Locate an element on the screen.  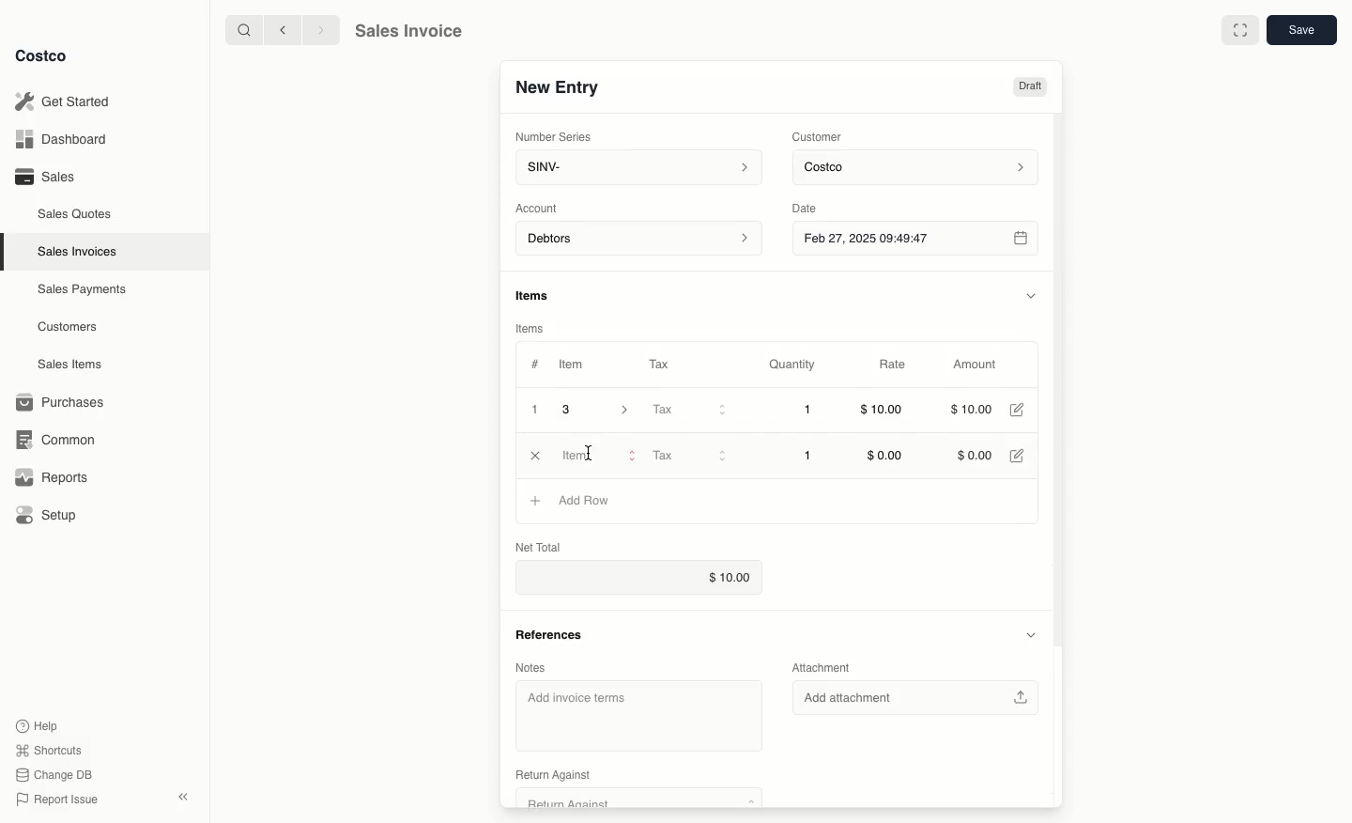
Add attachment is located at coordinates (920, 697).